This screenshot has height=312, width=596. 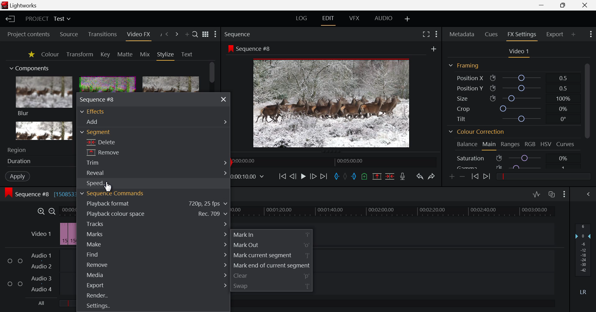 I want to click on Show Settings, so click(x=215, y=34).